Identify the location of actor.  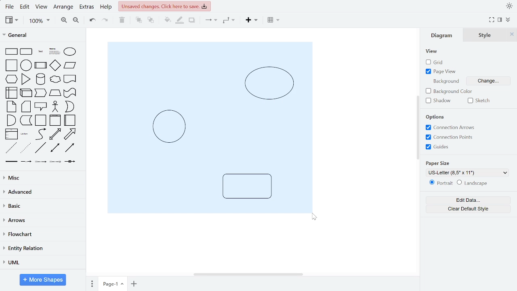
(55, 107).